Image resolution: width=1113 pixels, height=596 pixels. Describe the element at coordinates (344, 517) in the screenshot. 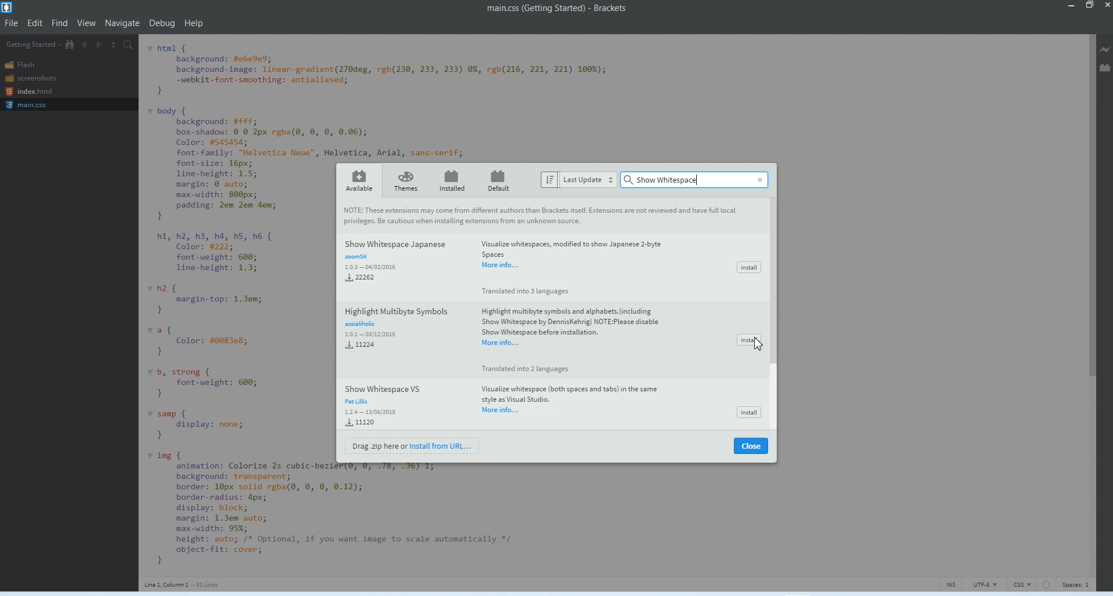

I see `Code` at that location.